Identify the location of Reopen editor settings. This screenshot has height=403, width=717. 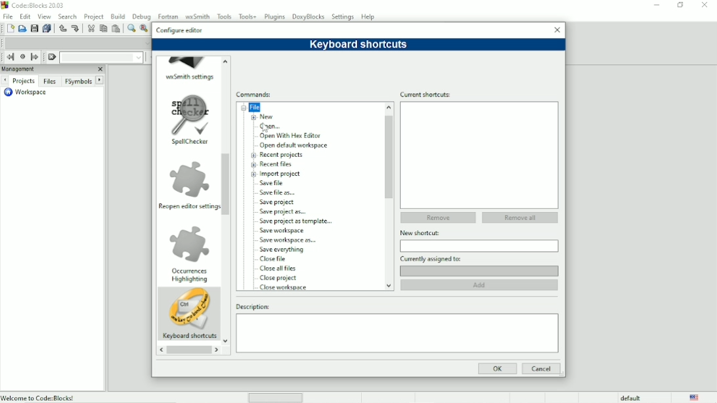
(188, 206).